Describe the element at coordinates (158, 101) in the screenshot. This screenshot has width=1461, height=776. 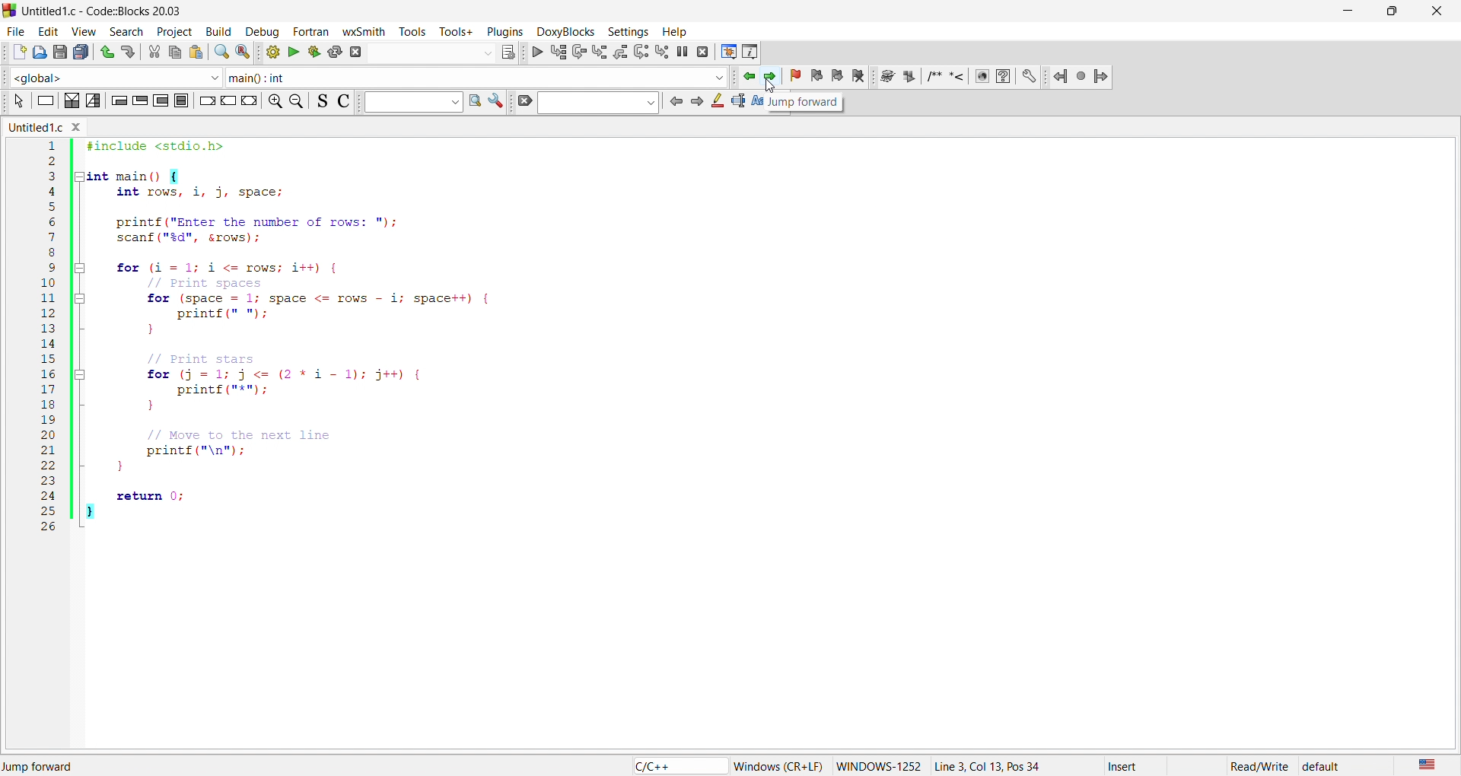
I see `icon` at that location.